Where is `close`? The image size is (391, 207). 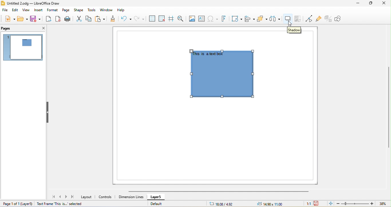
close is located at coordinates (41, 28).